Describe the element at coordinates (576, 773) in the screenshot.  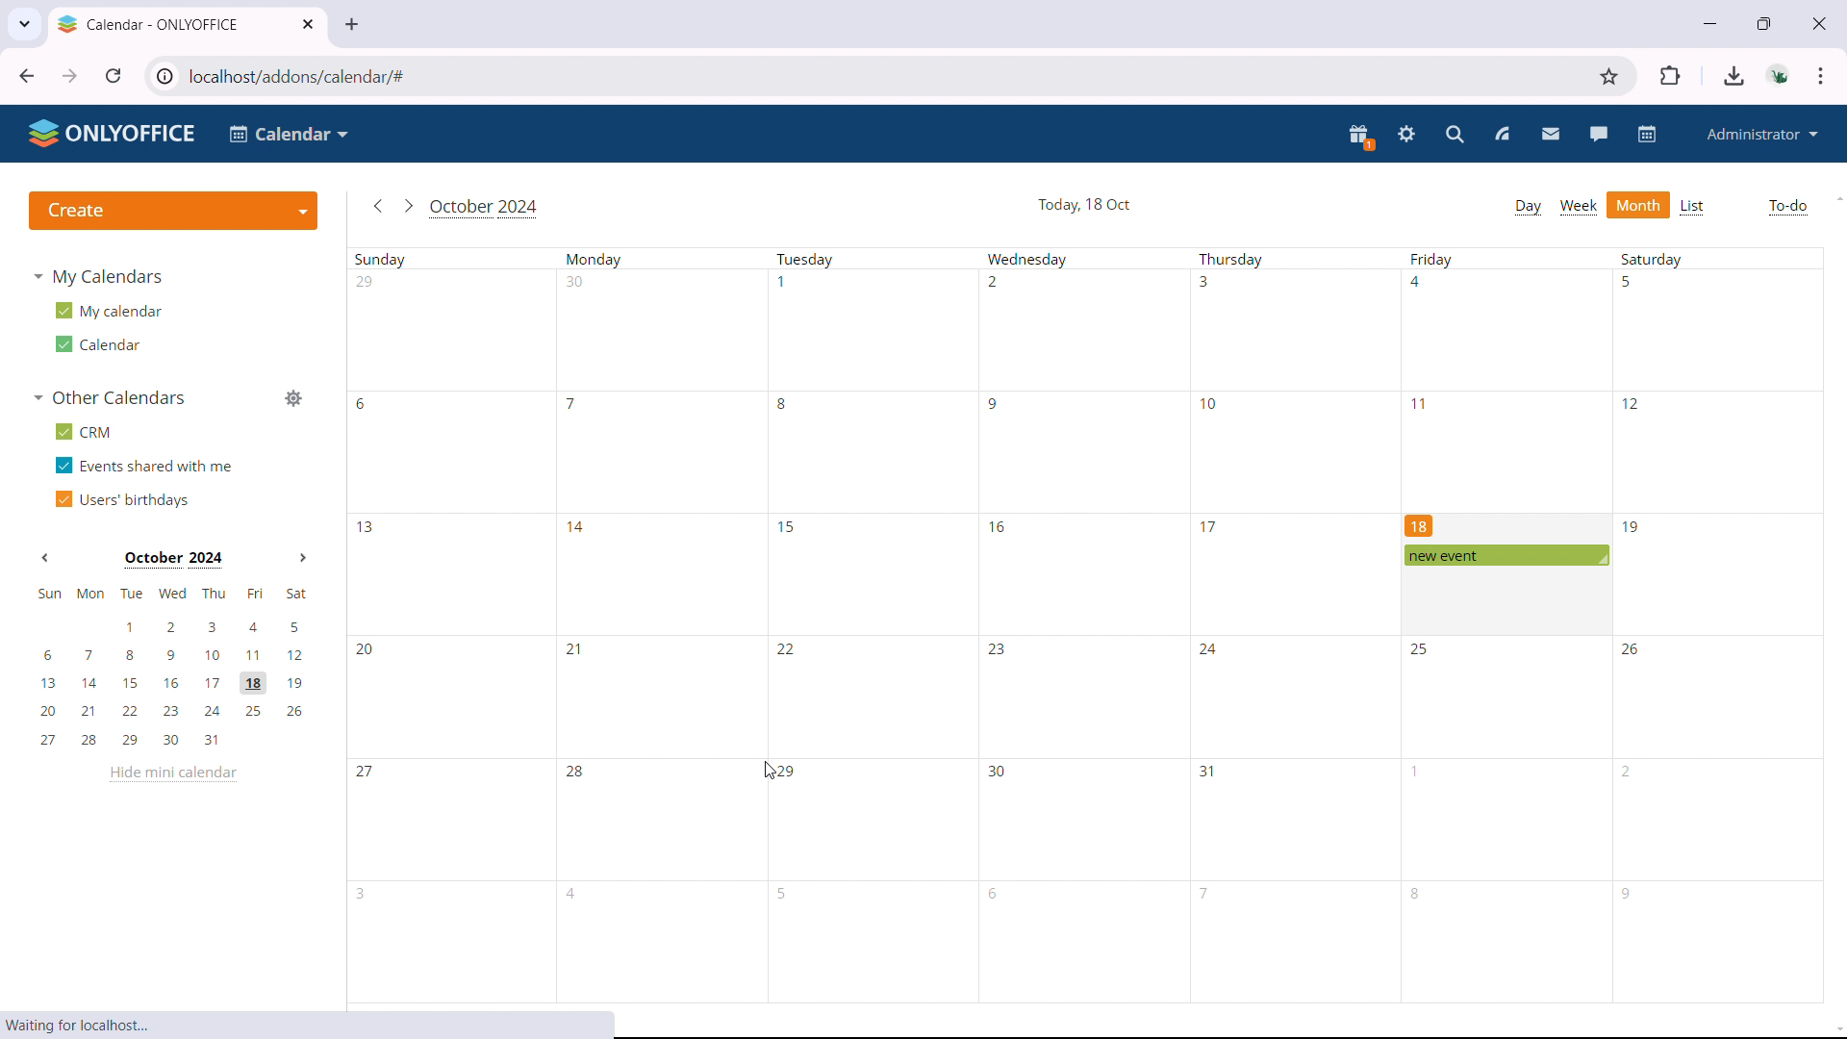
I see `28` at that location.